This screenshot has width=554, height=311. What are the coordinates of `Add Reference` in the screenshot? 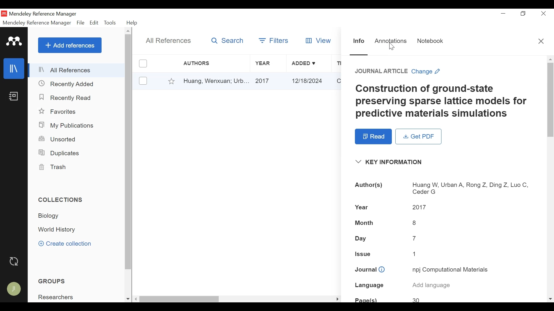 It's located at (70, 45).